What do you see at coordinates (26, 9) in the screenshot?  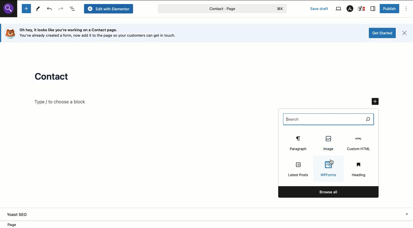 I see `Add new block` at bounding box center [26, 9].